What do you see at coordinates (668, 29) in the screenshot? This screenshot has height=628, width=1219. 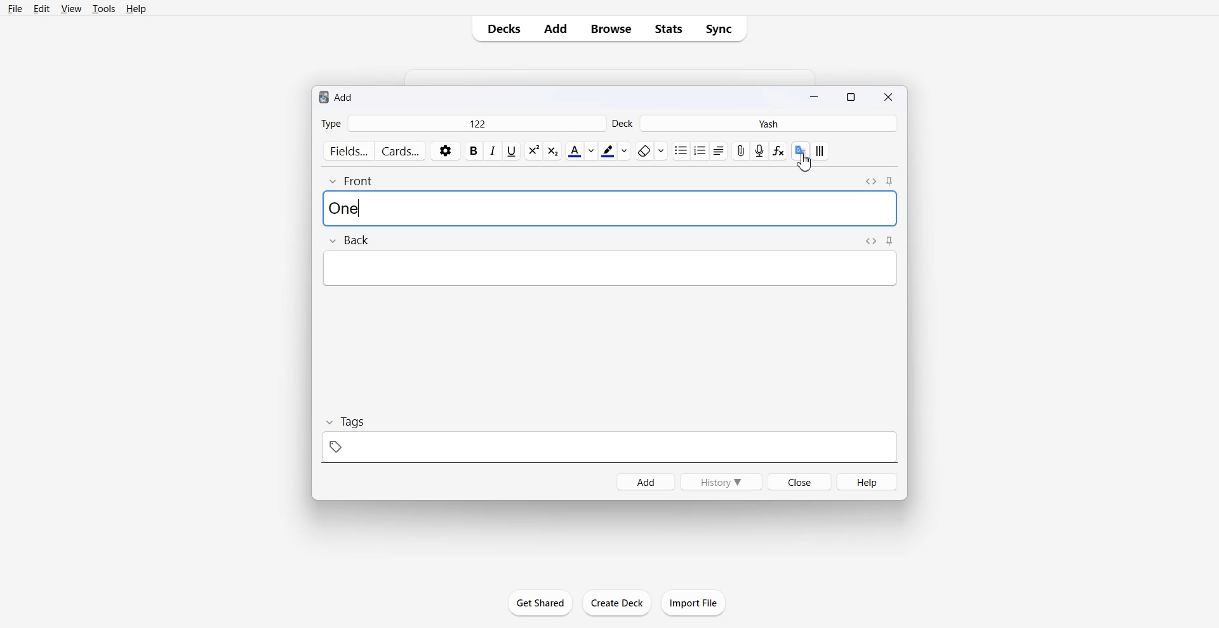 I see `Stats` at bounding box center [668, 29].